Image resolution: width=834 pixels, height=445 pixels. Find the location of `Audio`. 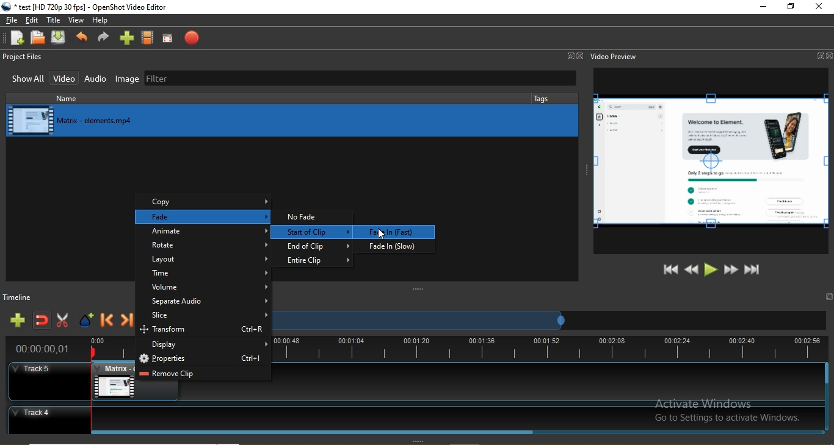

Audio is located at coordinates (96, 79).